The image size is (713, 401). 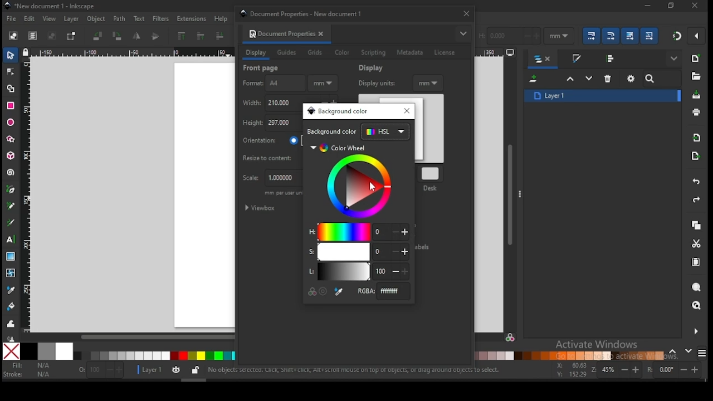 What do you see at coordinates (353, 182) in the screenshot?
I see `color wheel` at bounding box center [353, 182].